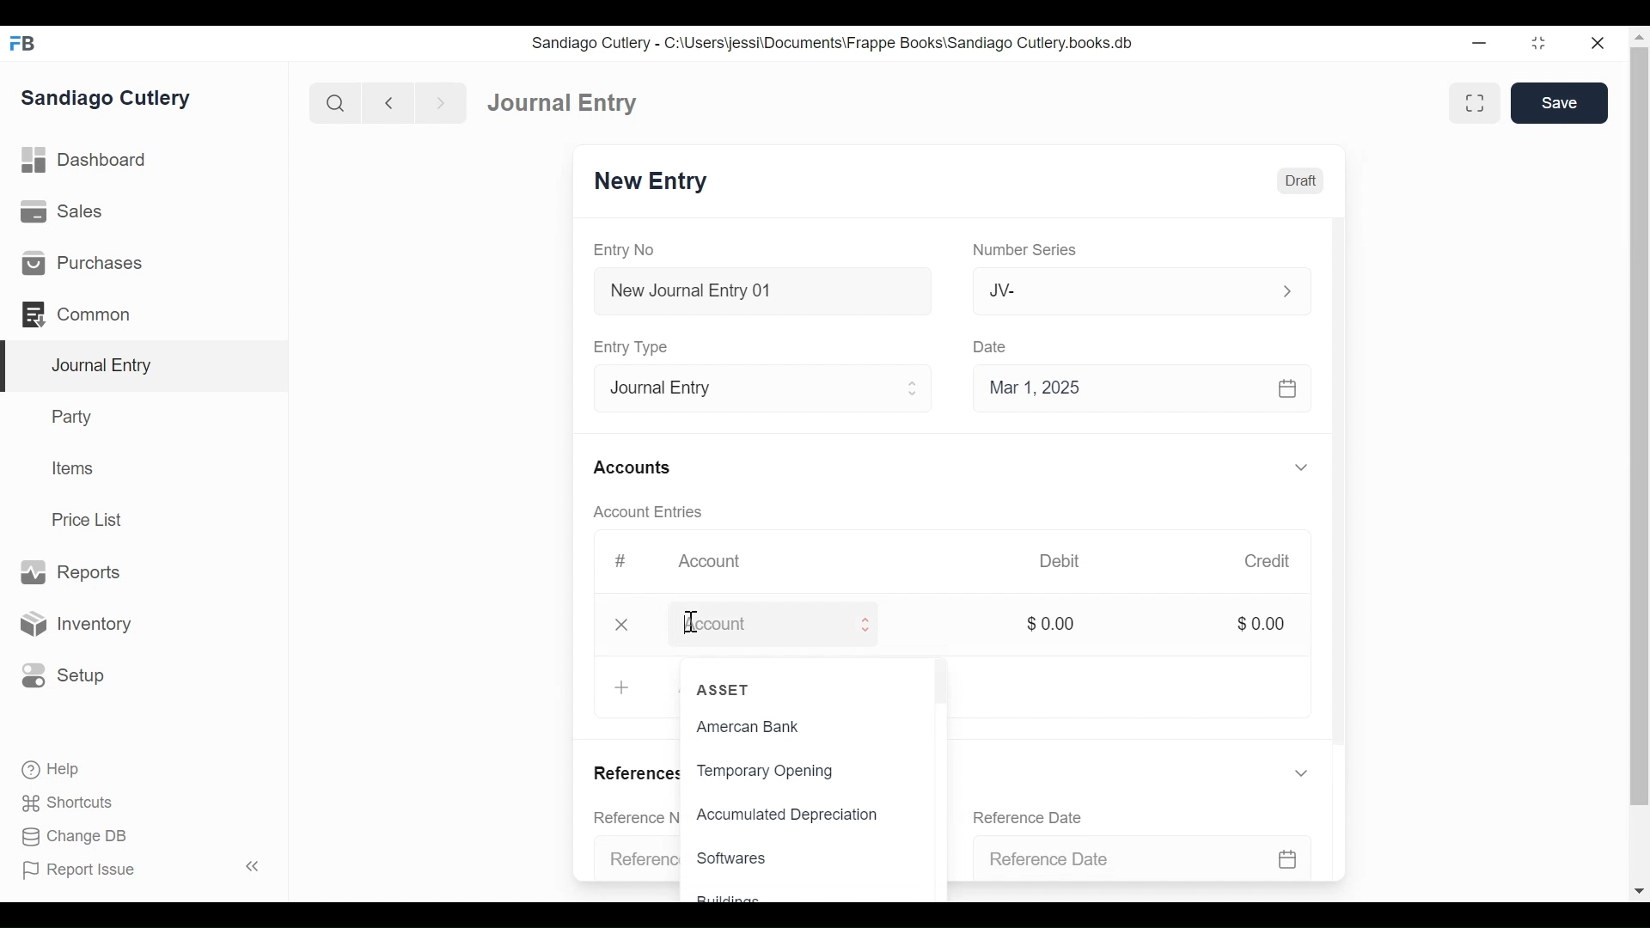  I want to click on scrollbar, so click(1635, 457).